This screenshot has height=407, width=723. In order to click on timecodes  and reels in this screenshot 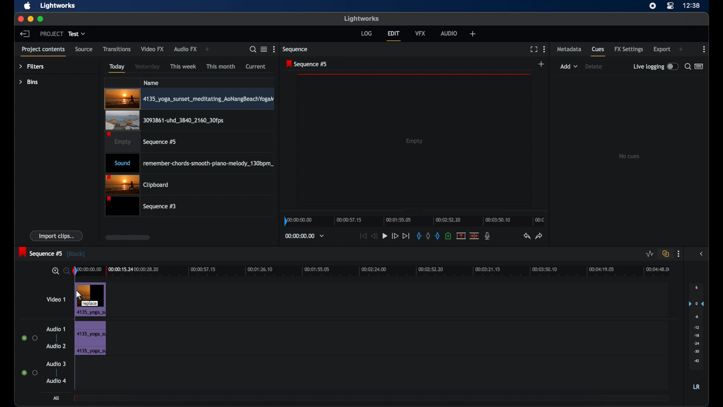, I will do `click(305, 236)`.